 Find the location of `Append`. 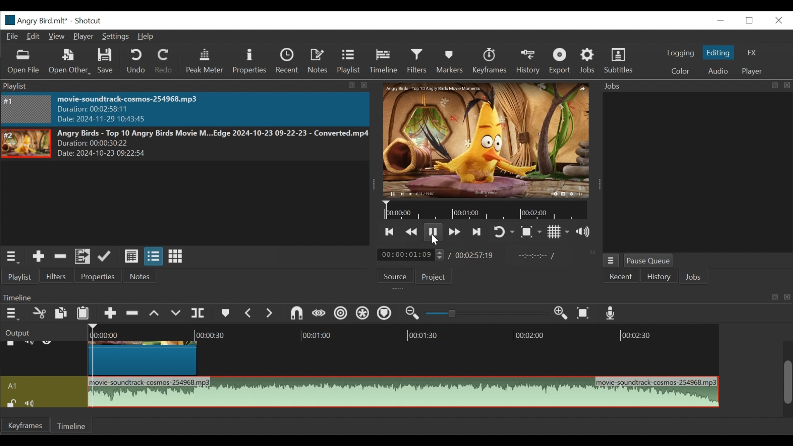

Append is located at coordinates (109, 313).